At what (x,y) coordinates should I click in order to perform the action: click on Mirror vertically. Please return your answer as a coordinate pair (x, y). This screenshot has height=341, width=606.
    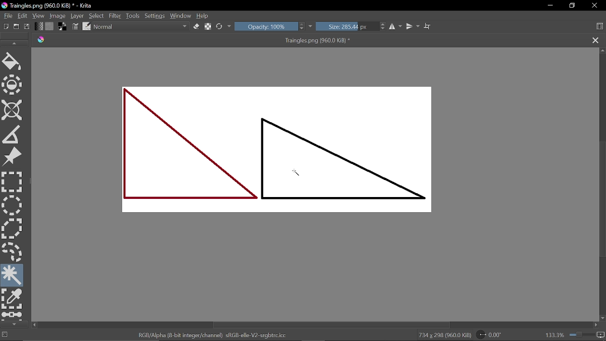
    Looking at the image, I should click on (412, 27).